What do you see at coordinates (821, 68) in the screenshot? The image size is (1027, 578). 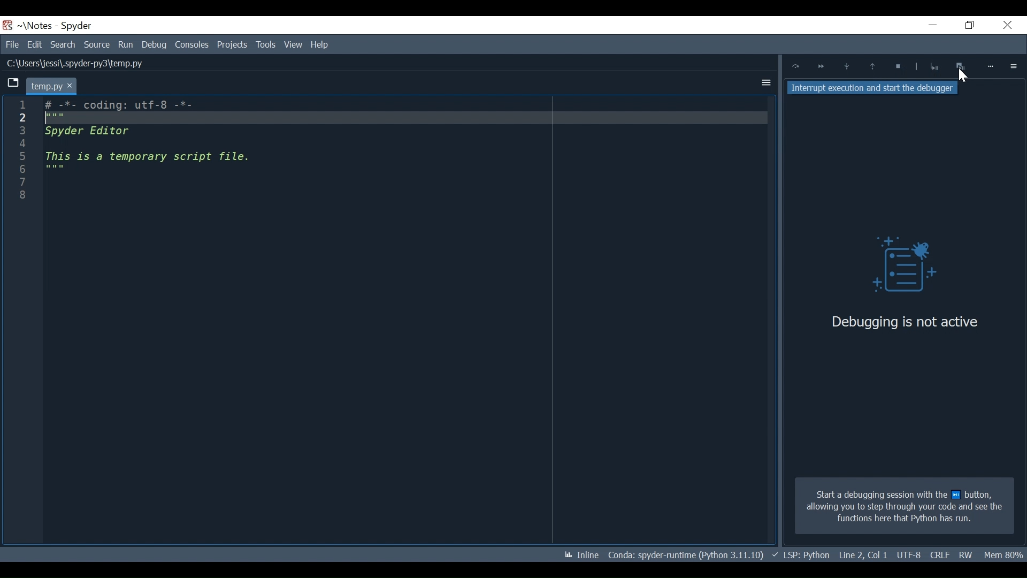 I see `Continue ExecutionUntil next breakpoint` at bounding box center [821, 68].